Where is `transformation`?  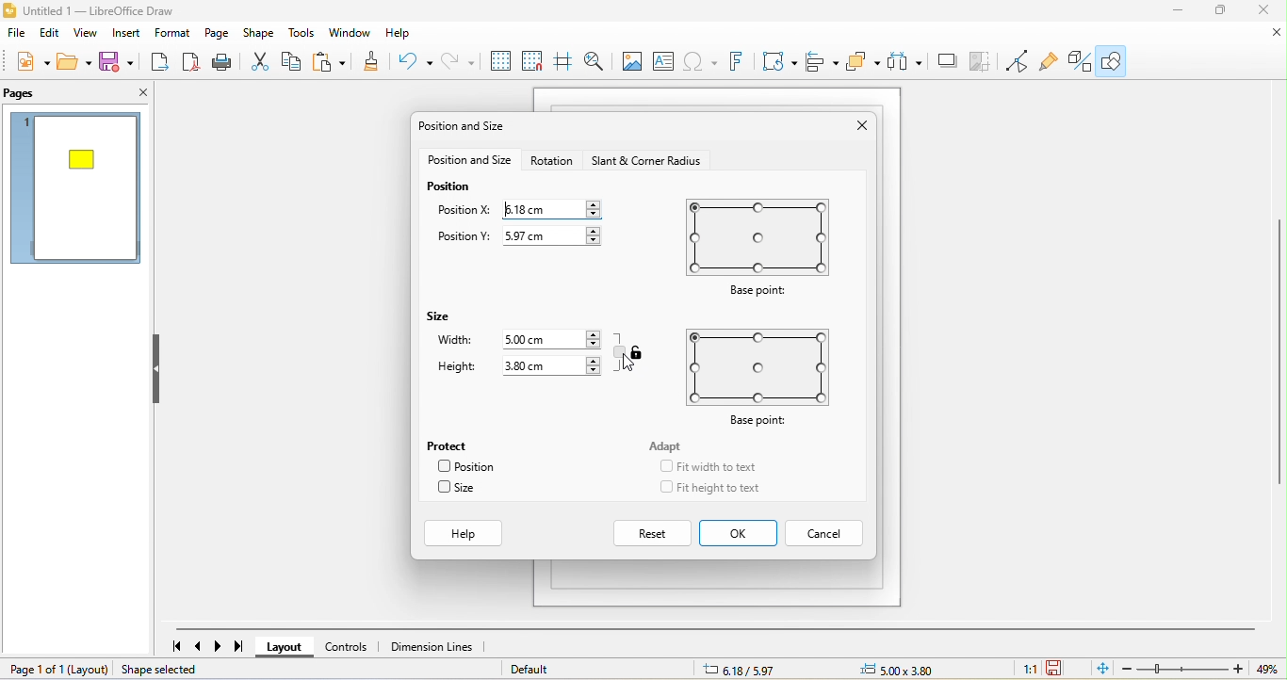
transformation is located at coordinates (776, 60).